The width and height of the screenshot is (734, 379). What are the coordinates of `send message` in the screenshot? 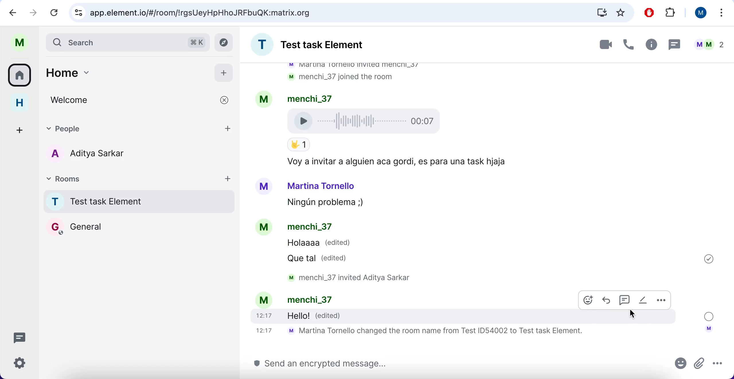 It's located at (457, 366).